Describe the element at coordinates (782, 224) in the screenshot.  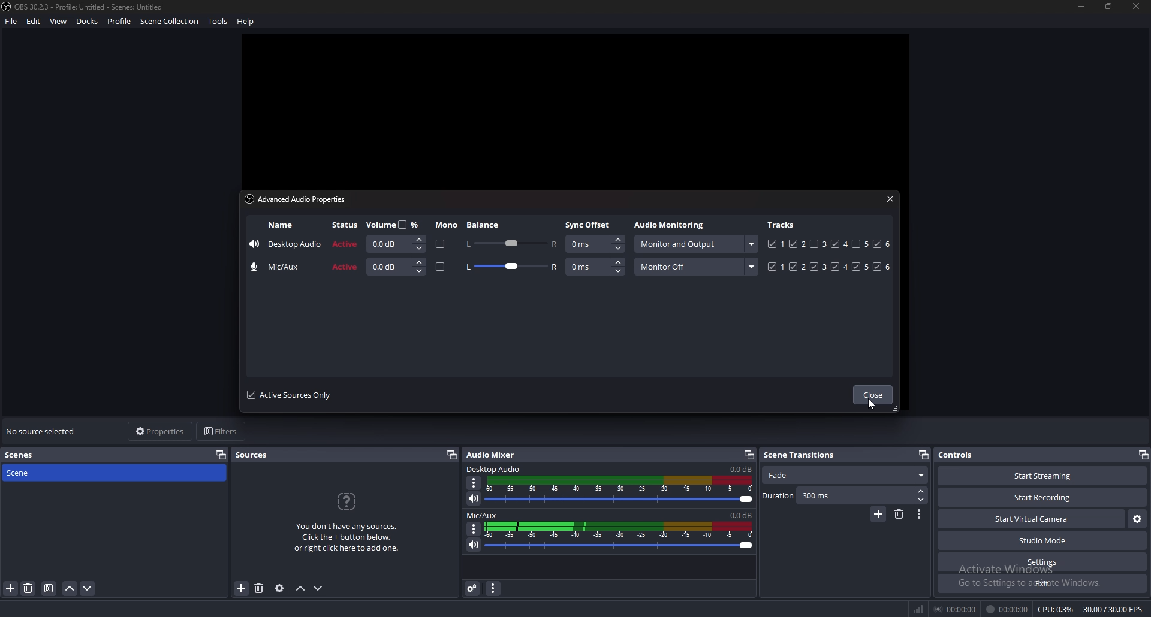
I see `tracks` at that location.